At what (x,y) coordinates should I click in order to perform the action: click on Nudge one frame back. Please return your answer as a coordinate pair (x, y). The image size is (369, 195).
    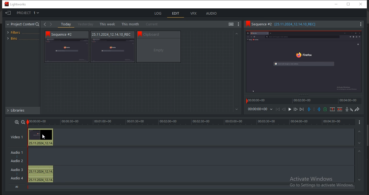
    Looking at the image, I should click on (284, 109).